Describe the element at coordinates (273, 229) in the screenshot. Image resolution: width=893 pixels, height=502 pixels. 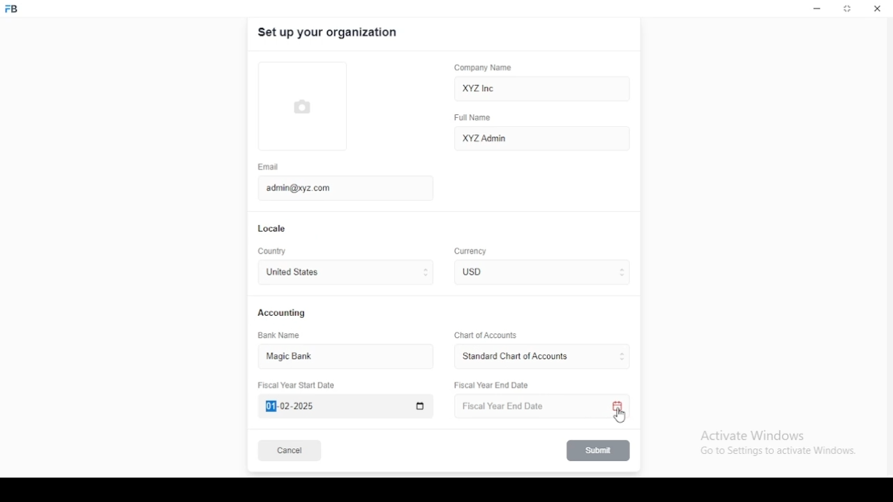
I see `locale` at that location.